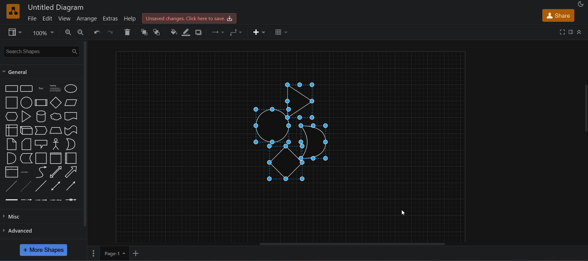 The width and height of the screenshot is (588, 261). I want to click on redo, so click(112, 32).